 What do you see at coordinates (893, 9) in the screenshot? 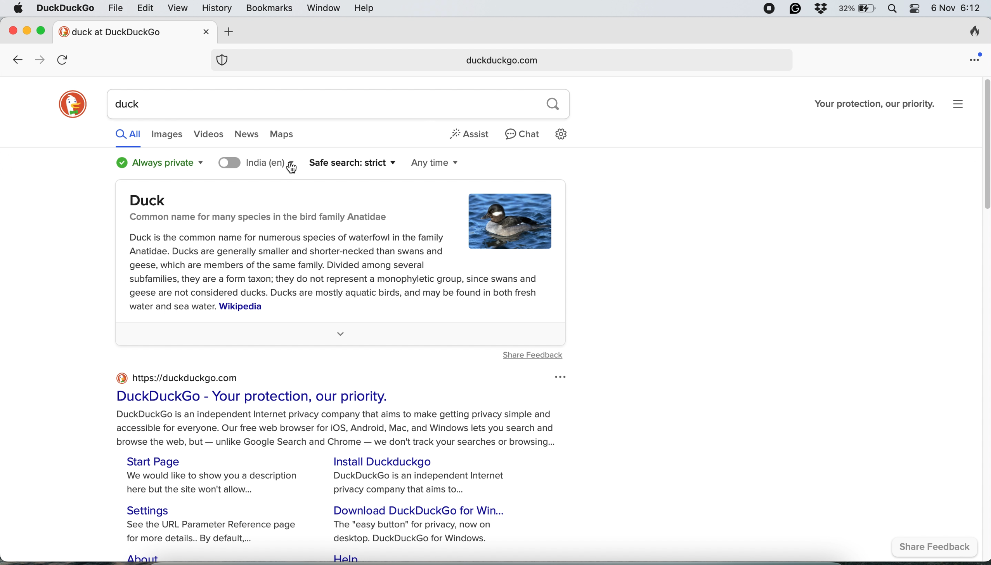
I see `spotlight search` at bounding box center [893, 9].